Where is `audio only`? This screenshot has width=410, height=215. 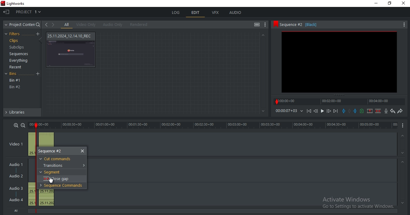 audio only is located at coordinates (112, 25).